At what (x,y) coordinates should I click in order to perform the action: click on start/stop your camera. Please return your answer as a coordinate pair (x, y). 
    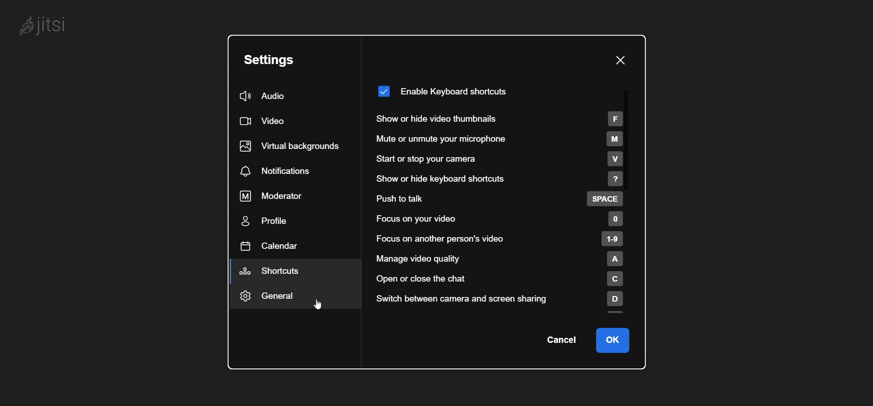
    Looking at the image, I should click on (496, 159).